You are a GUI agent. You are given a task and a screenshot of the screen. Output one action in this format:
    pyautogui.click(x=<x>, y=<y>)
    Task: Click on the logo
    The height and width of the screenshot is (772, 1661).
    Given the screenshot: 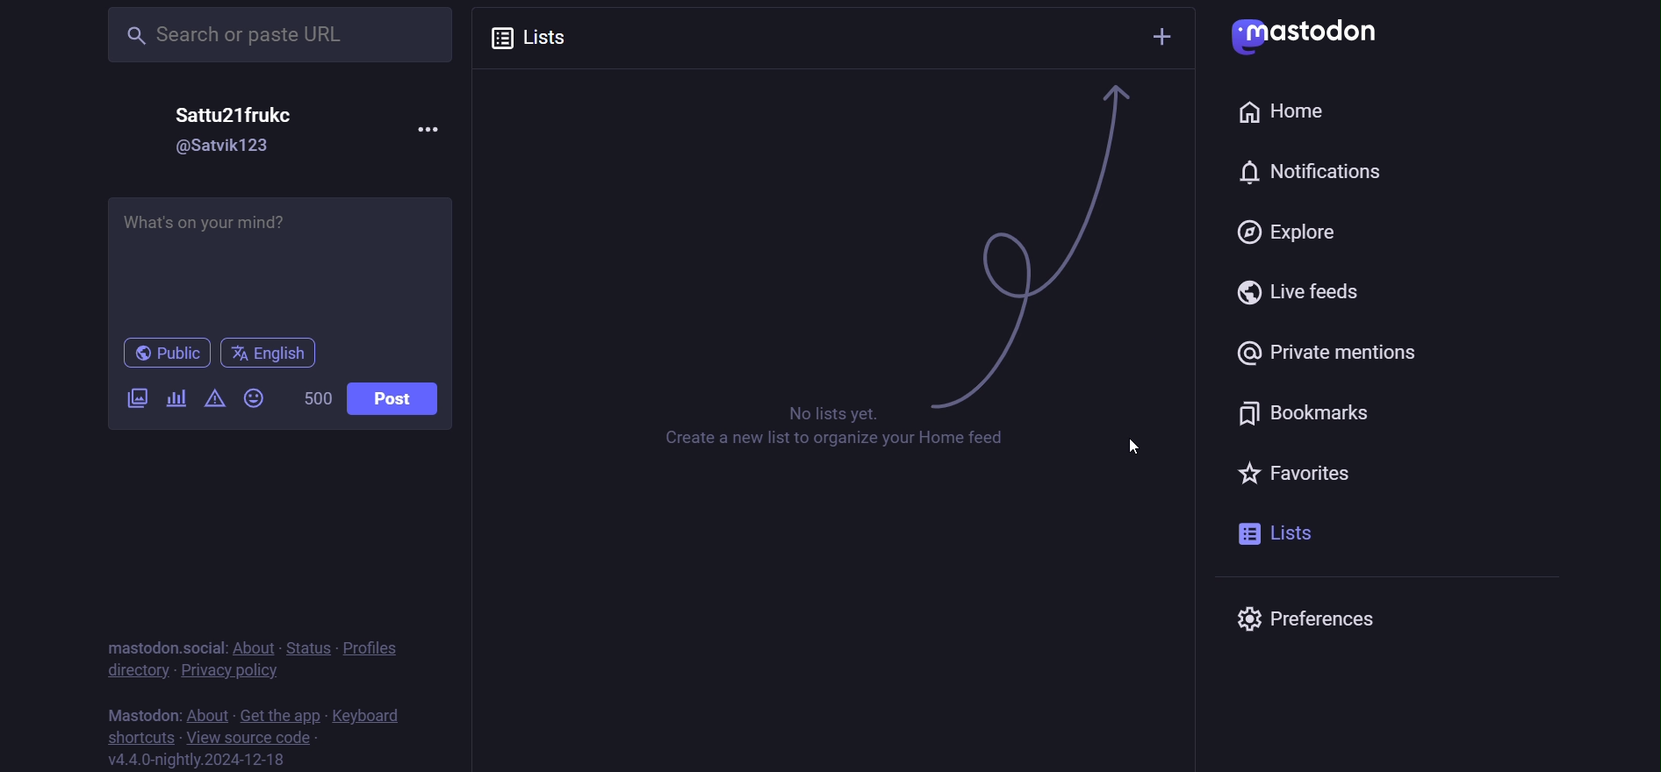 What is the action you would take?
    pyautogui.click(x=1307, y=35)
    